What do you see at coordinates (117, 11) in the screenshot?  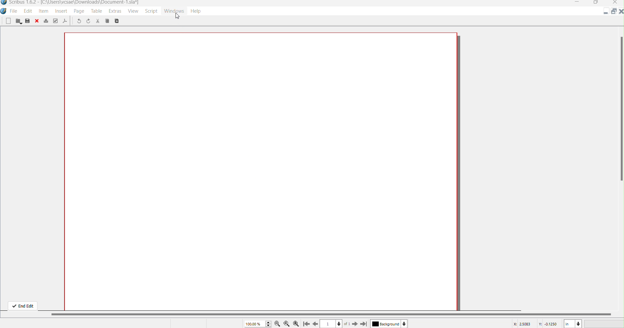 I see `` at bounding box center [117, 11].